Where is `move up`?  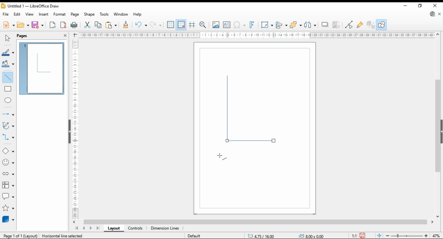
move up is located at coordinates (438, 35).